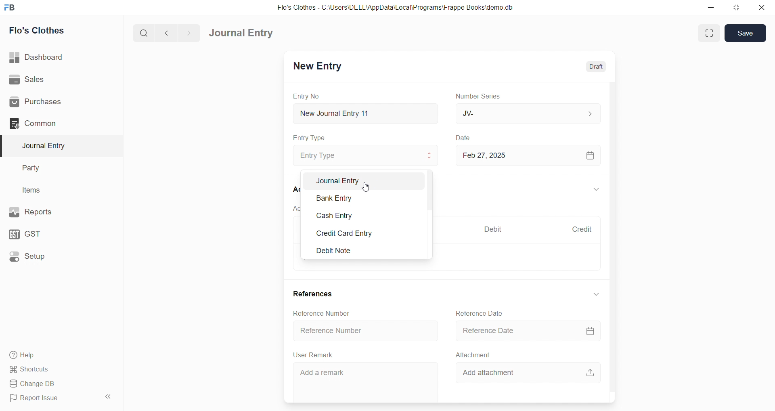 The width and height of the screenshot is (775, 411). I want to click on Entry Type, so click(310, 138).